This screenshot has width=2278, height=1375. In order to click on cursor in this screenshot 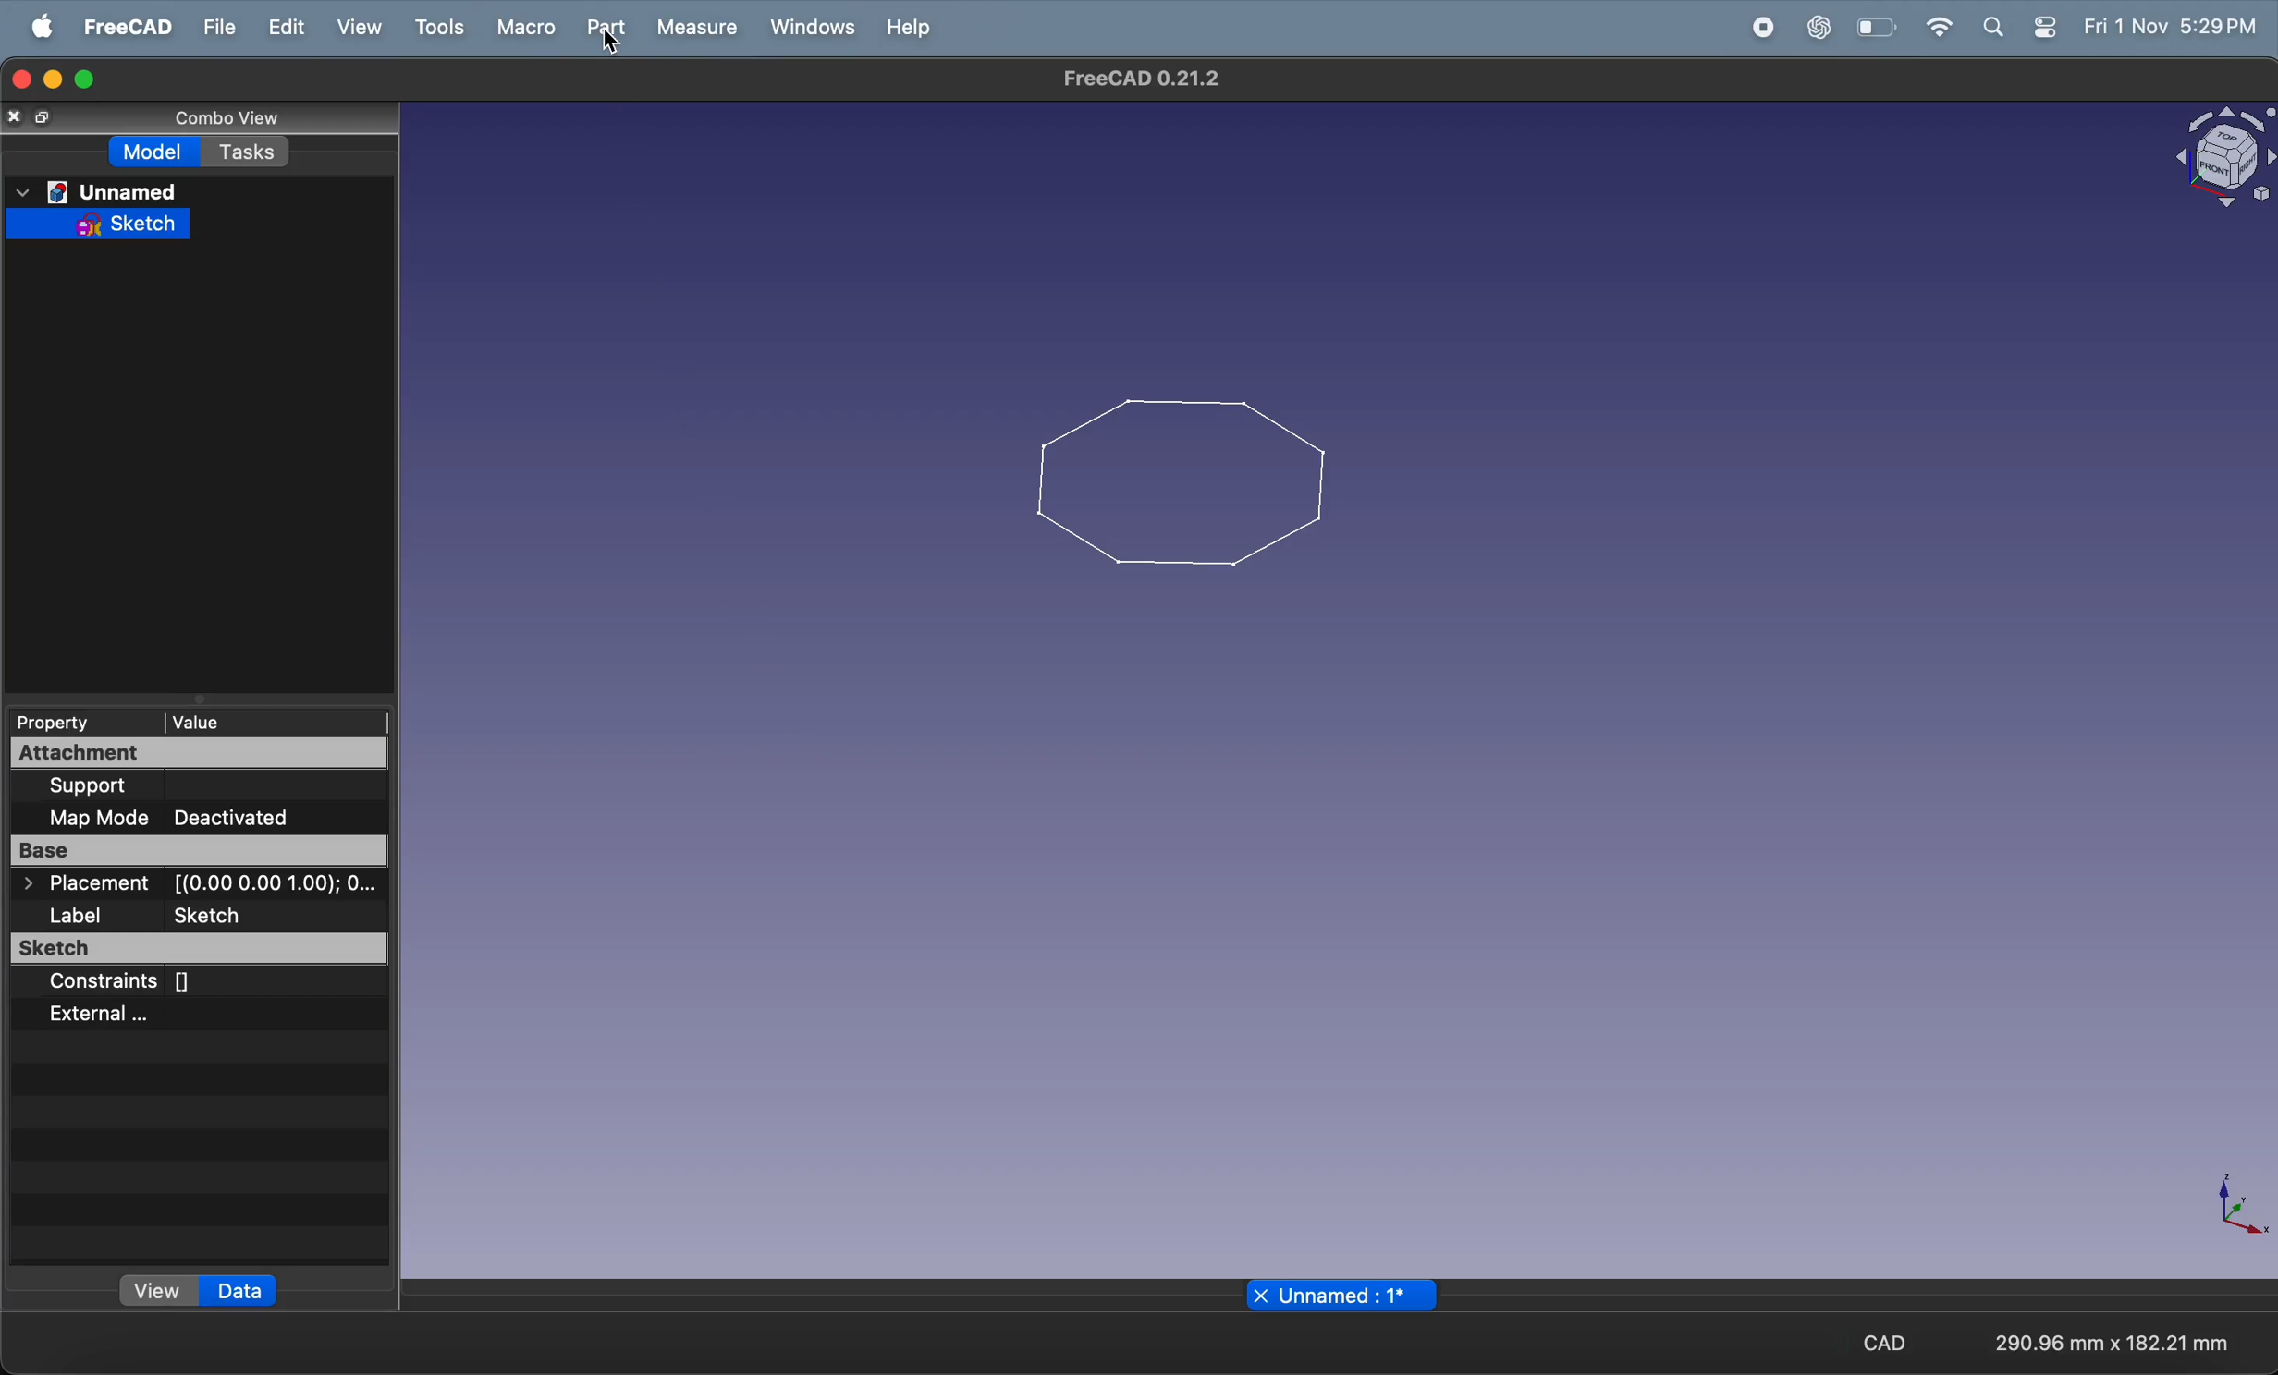, I will do `click(611, 38)`.